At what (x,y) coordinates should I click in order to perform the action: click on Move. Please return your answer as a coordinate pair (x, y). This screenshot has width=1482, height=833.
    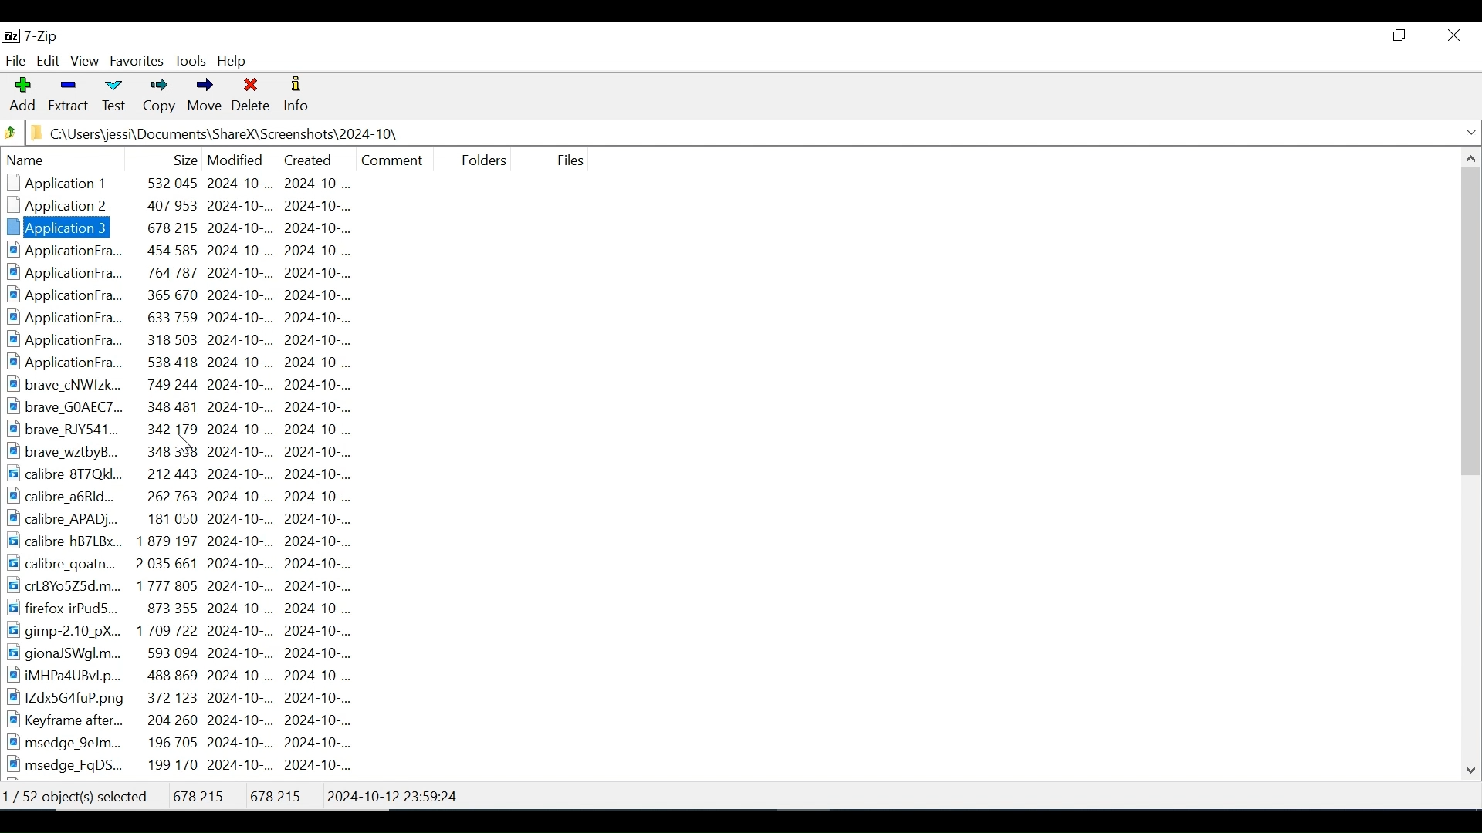
    Looking at the image, I should click on (202, 97).